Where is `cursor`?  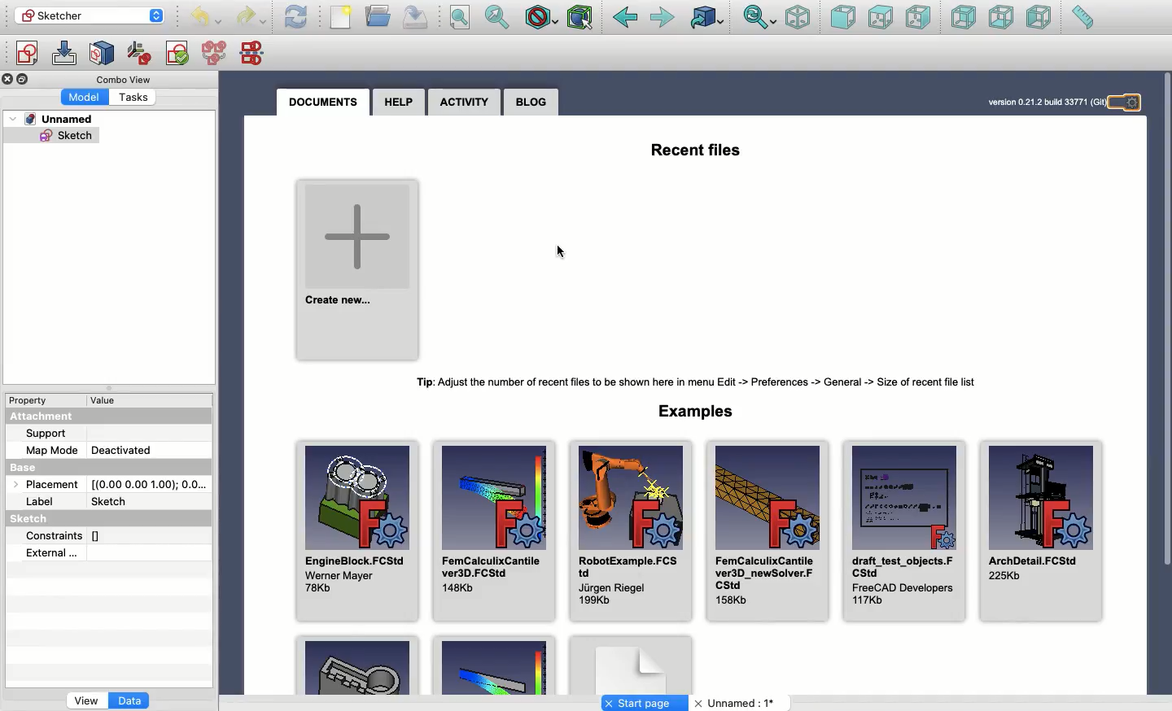
cursor is located at coordinates (561, 254).